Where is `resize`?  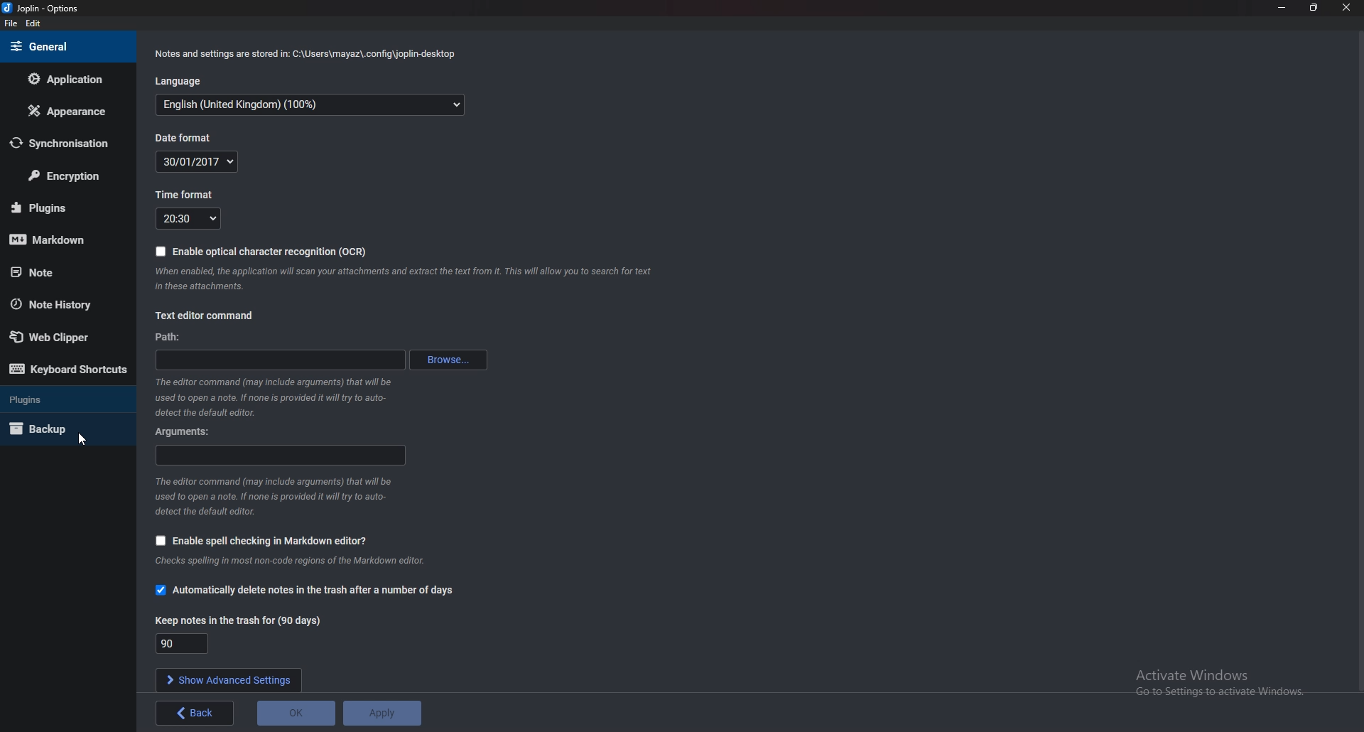 resize is located at coordinates (1315, 7).